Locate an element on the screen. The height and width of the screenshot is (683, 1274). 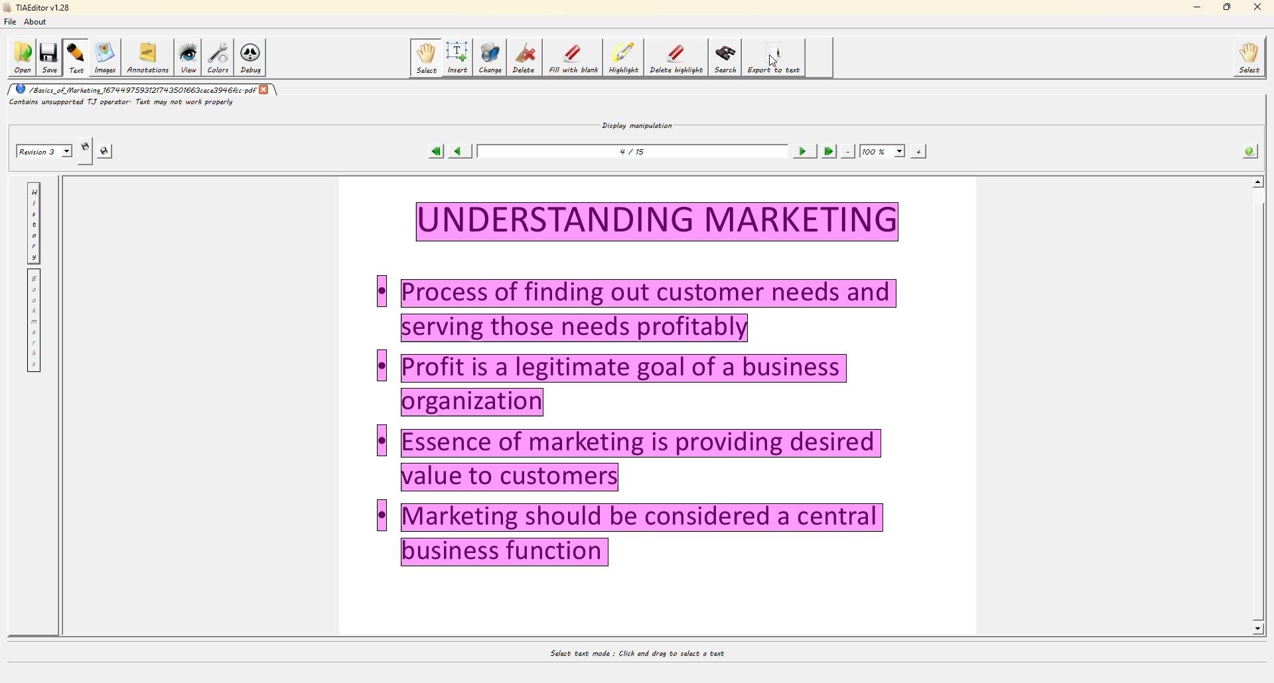
export to text is located at coordinates (776, 56).